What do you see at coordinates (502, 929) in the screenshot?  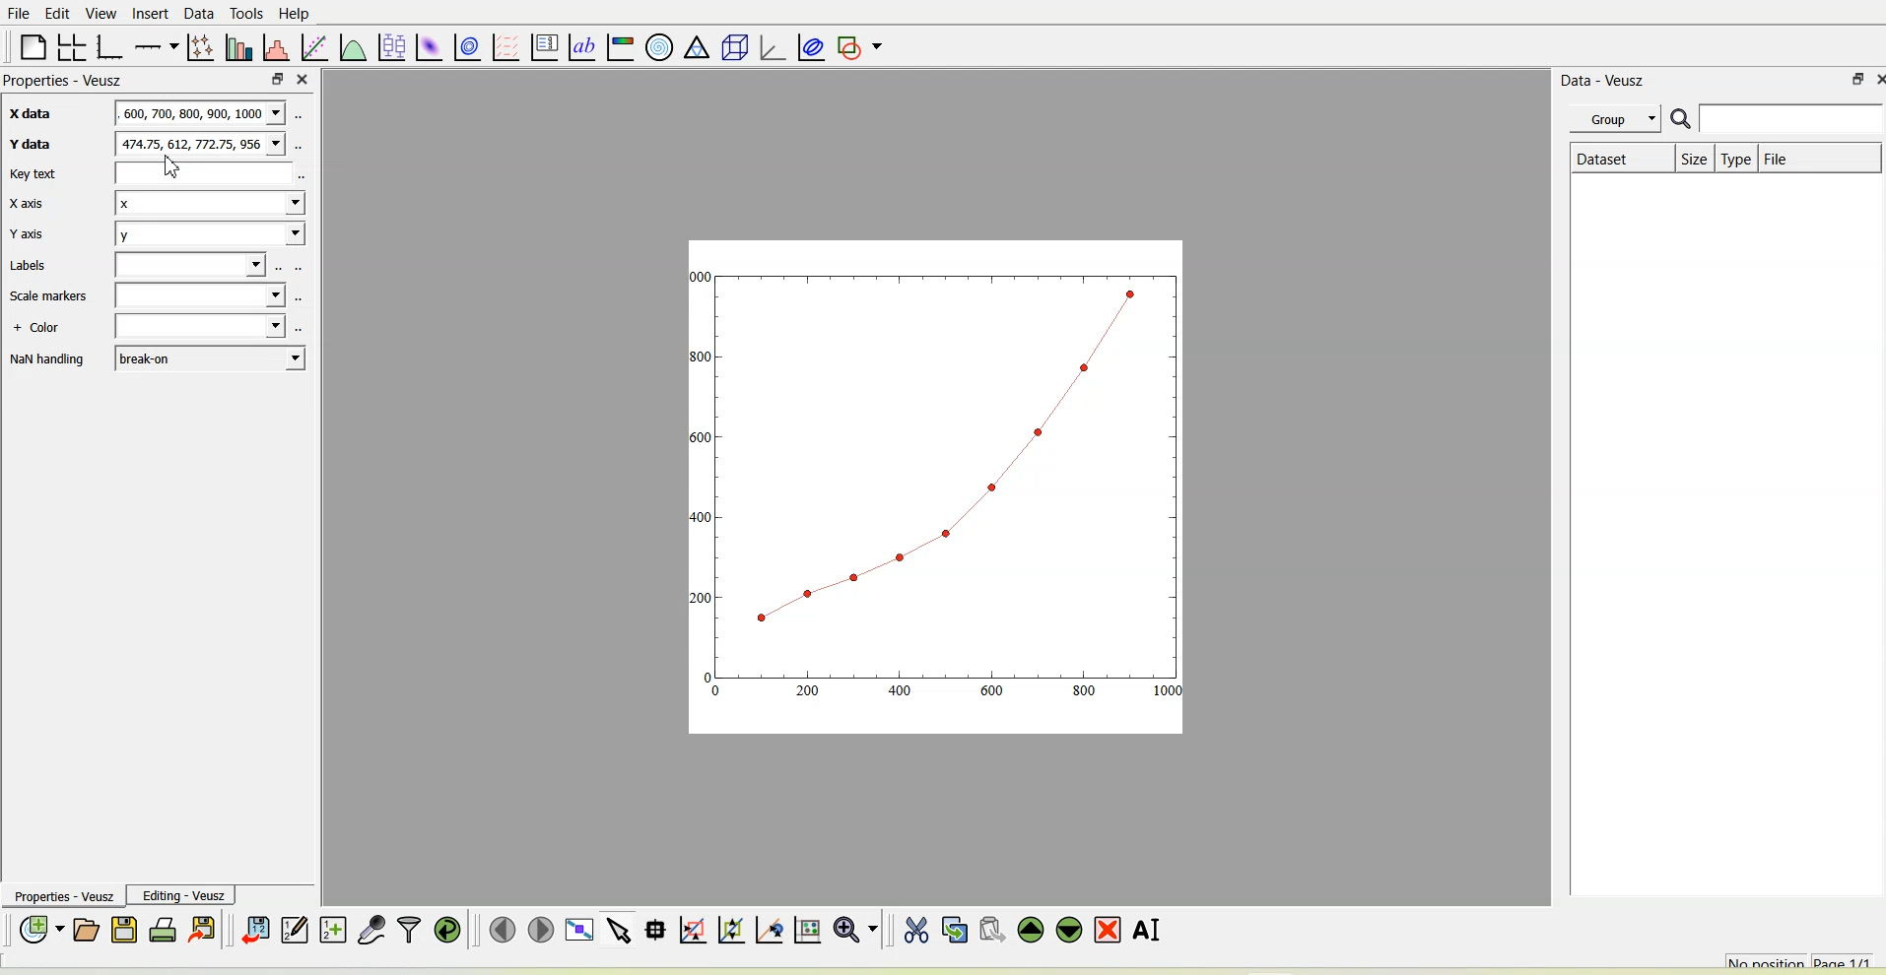 I see `Move to the previous page` at bounding box center [502, 929].